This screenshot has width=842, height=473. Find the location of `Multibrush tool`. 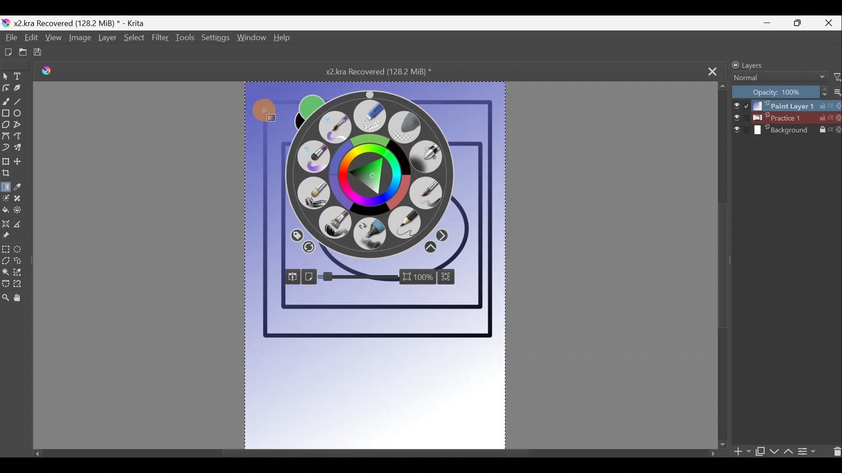

Multibrush tool is located at coordinates (21, 148).